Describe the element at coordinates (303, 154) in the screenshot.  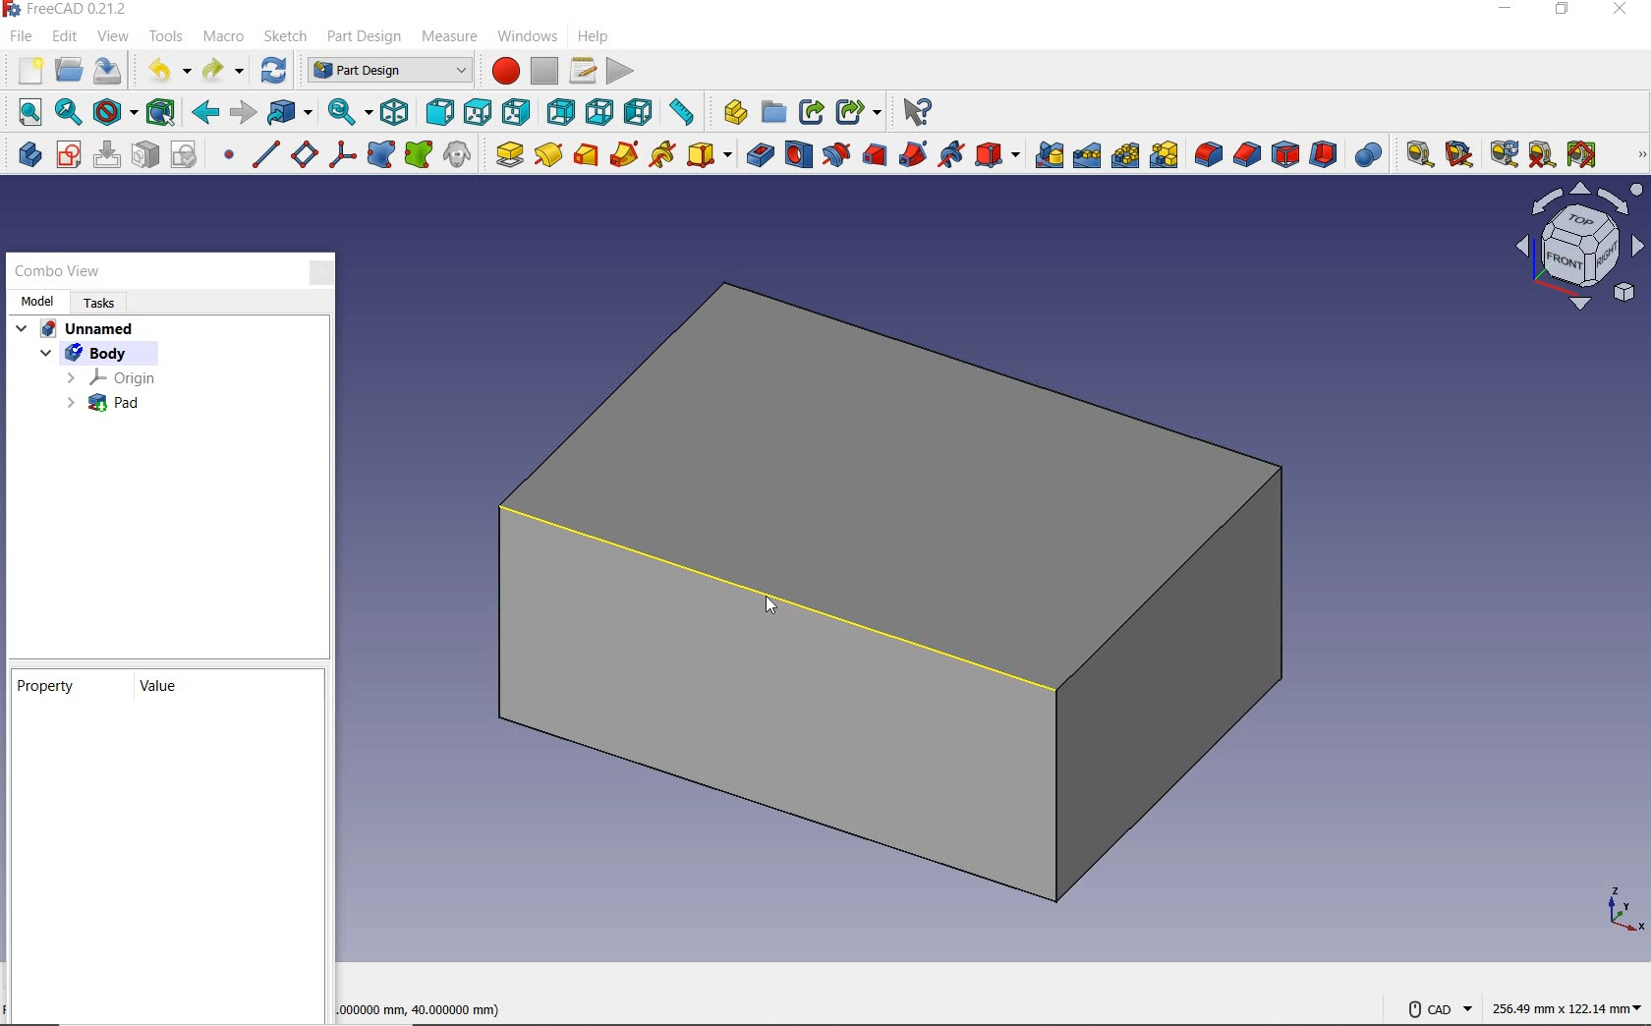
I see `create a datum plane` at that location.